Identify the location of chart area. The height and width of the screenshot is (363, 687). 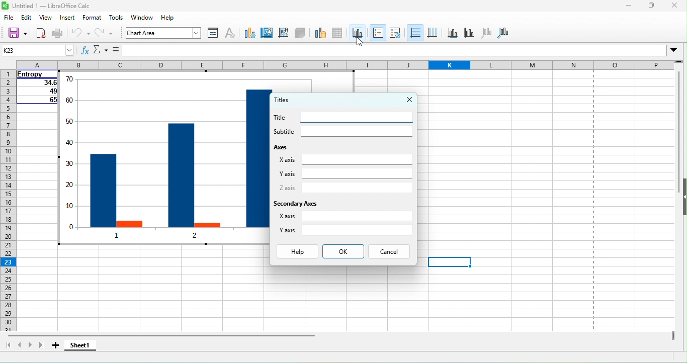
(164, 34).